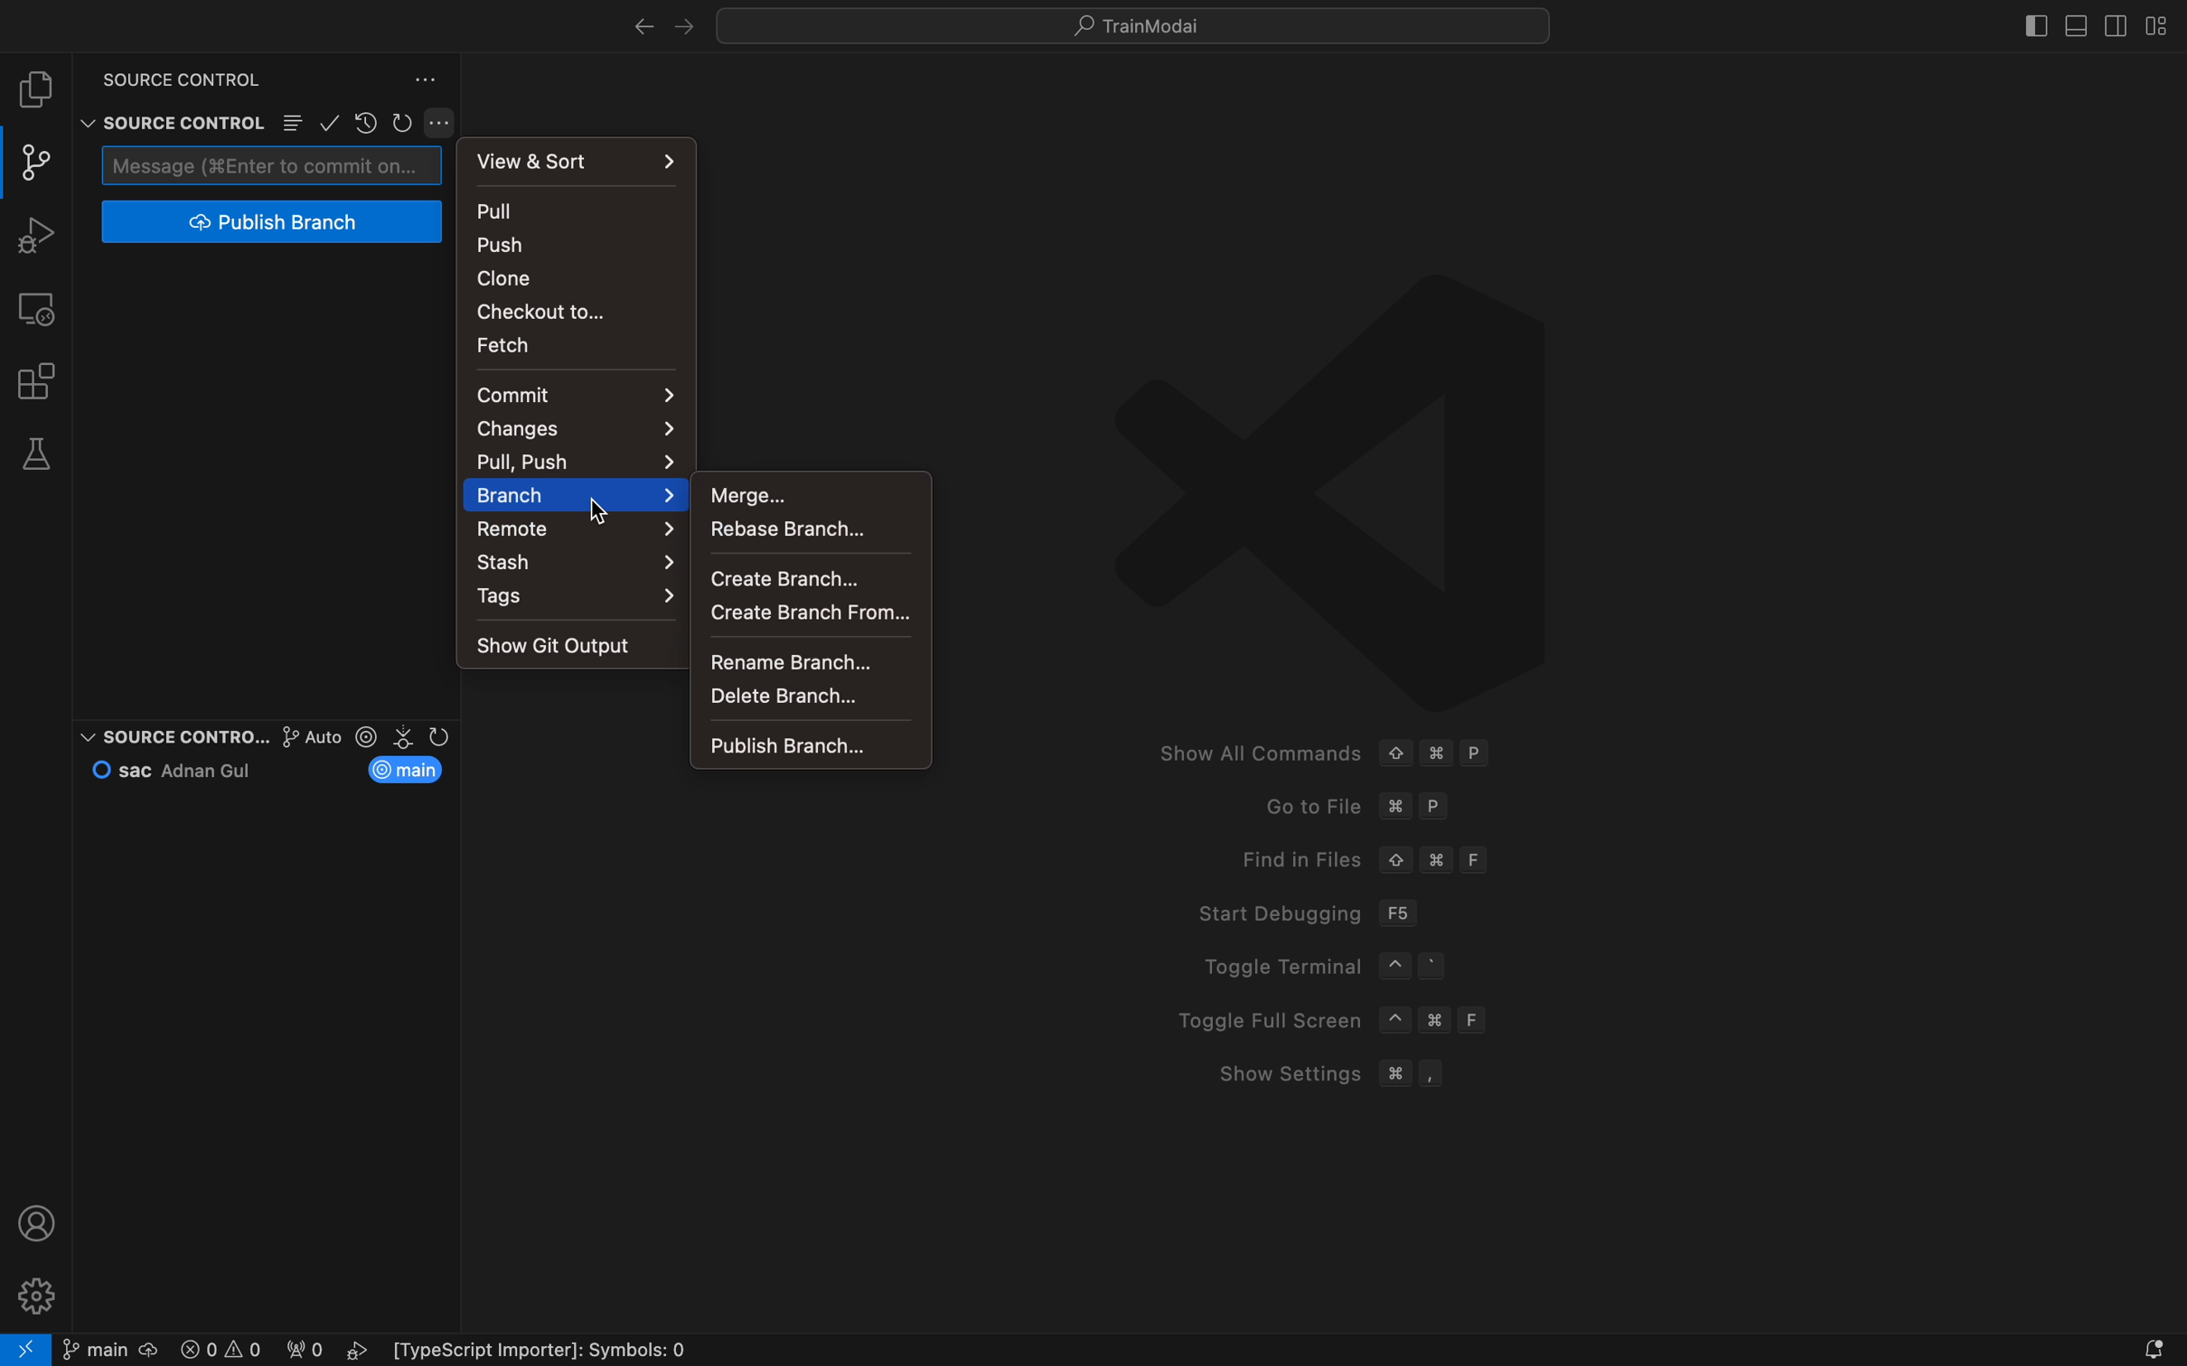 The image size is (2187, 1366). What do you see at coordinates (292, 124) in the screenshot?
I see `` at bounding box center [292, 124].